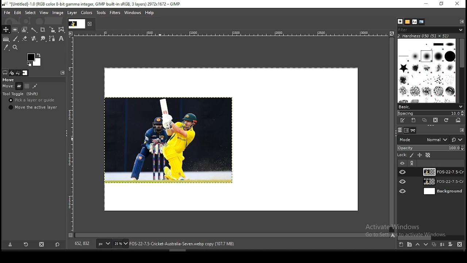  I want to click on gradient tool, so click(6, 39).